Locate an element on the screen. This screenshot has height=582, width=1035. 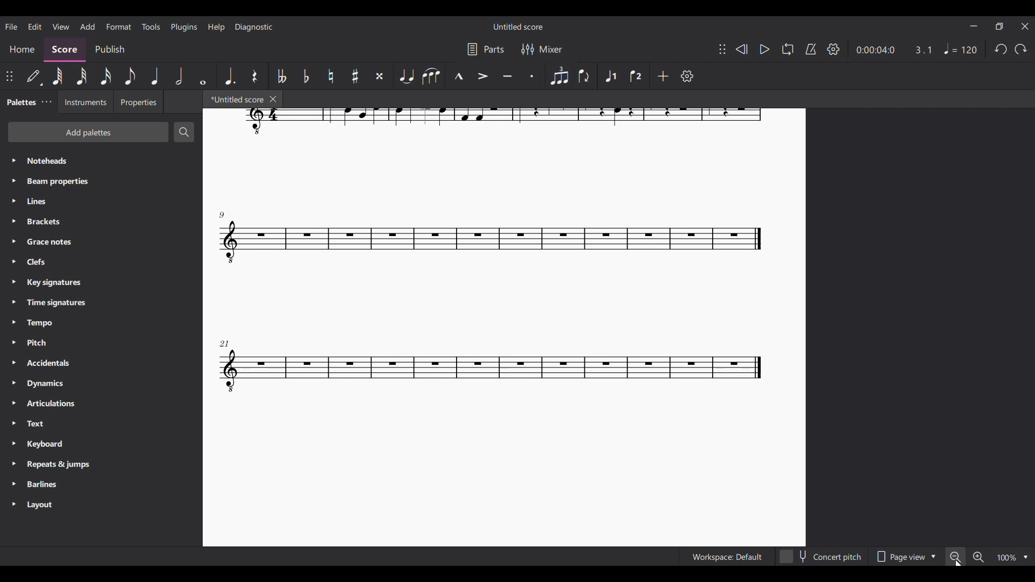
Zoom options is located at coordinates (1024, 557).